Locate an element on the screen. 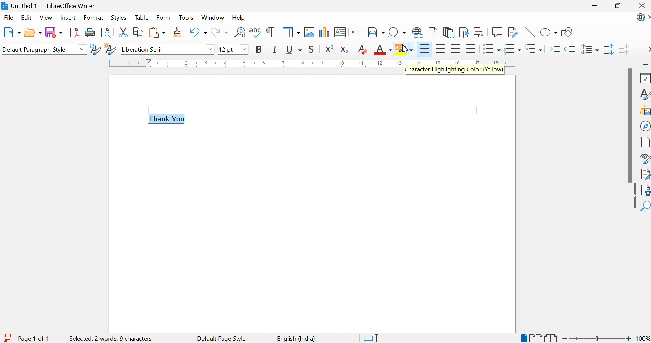  Sidebar Settings is located at coordinates (646, 64).